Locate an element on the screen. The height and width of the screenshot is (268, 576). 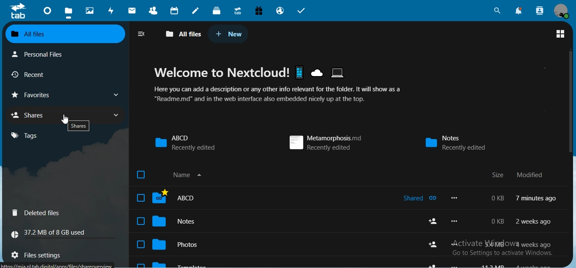
text is located at coordinates (53, 234).